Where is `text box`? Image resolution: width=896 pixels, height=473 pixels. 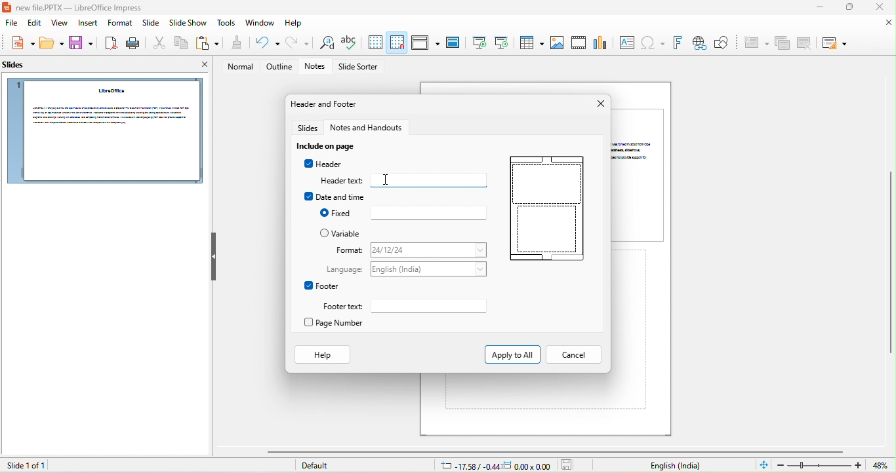
text box is located at coordinates (626, 43).